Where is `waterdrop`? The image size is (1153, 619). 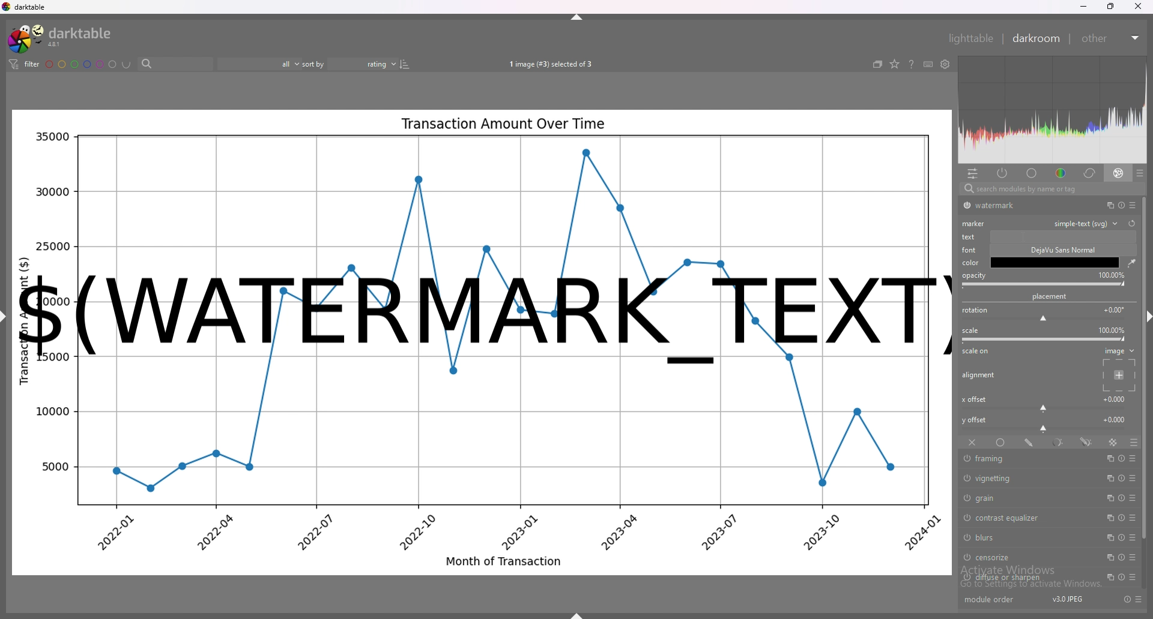
waterdrop is located at coordinates (1131, 263).